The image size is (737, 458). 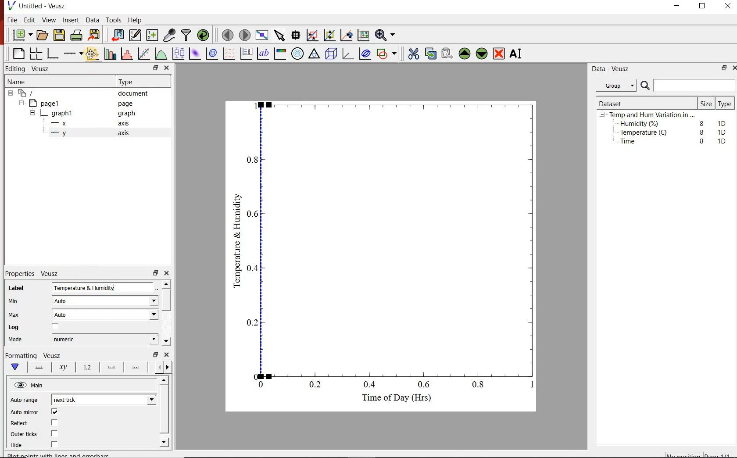 What do you see at coordinates (54, 52) in the screenshot?
I see `base graph` at bounding box center [54, 52].